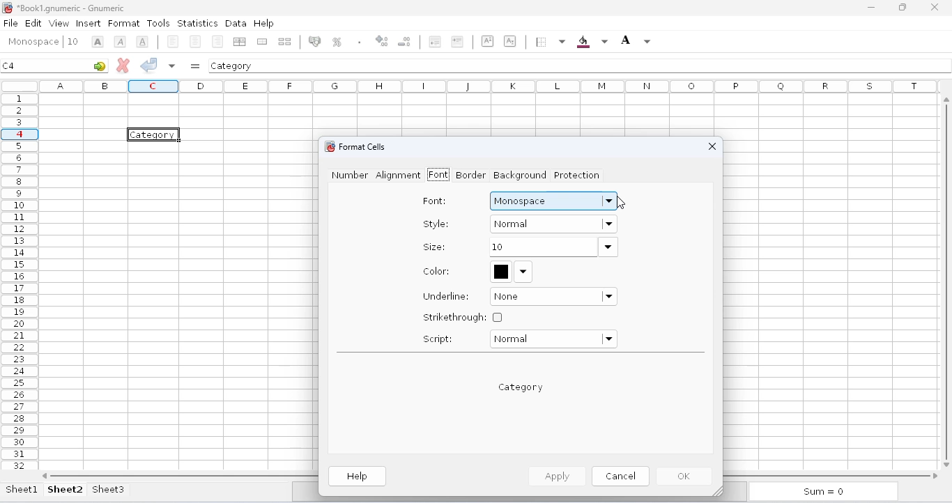 The image size is (952, 503). What do you see at coordinates (100, 65) in the screenshot?
I see `go-to` at bounding box center [100, 65].